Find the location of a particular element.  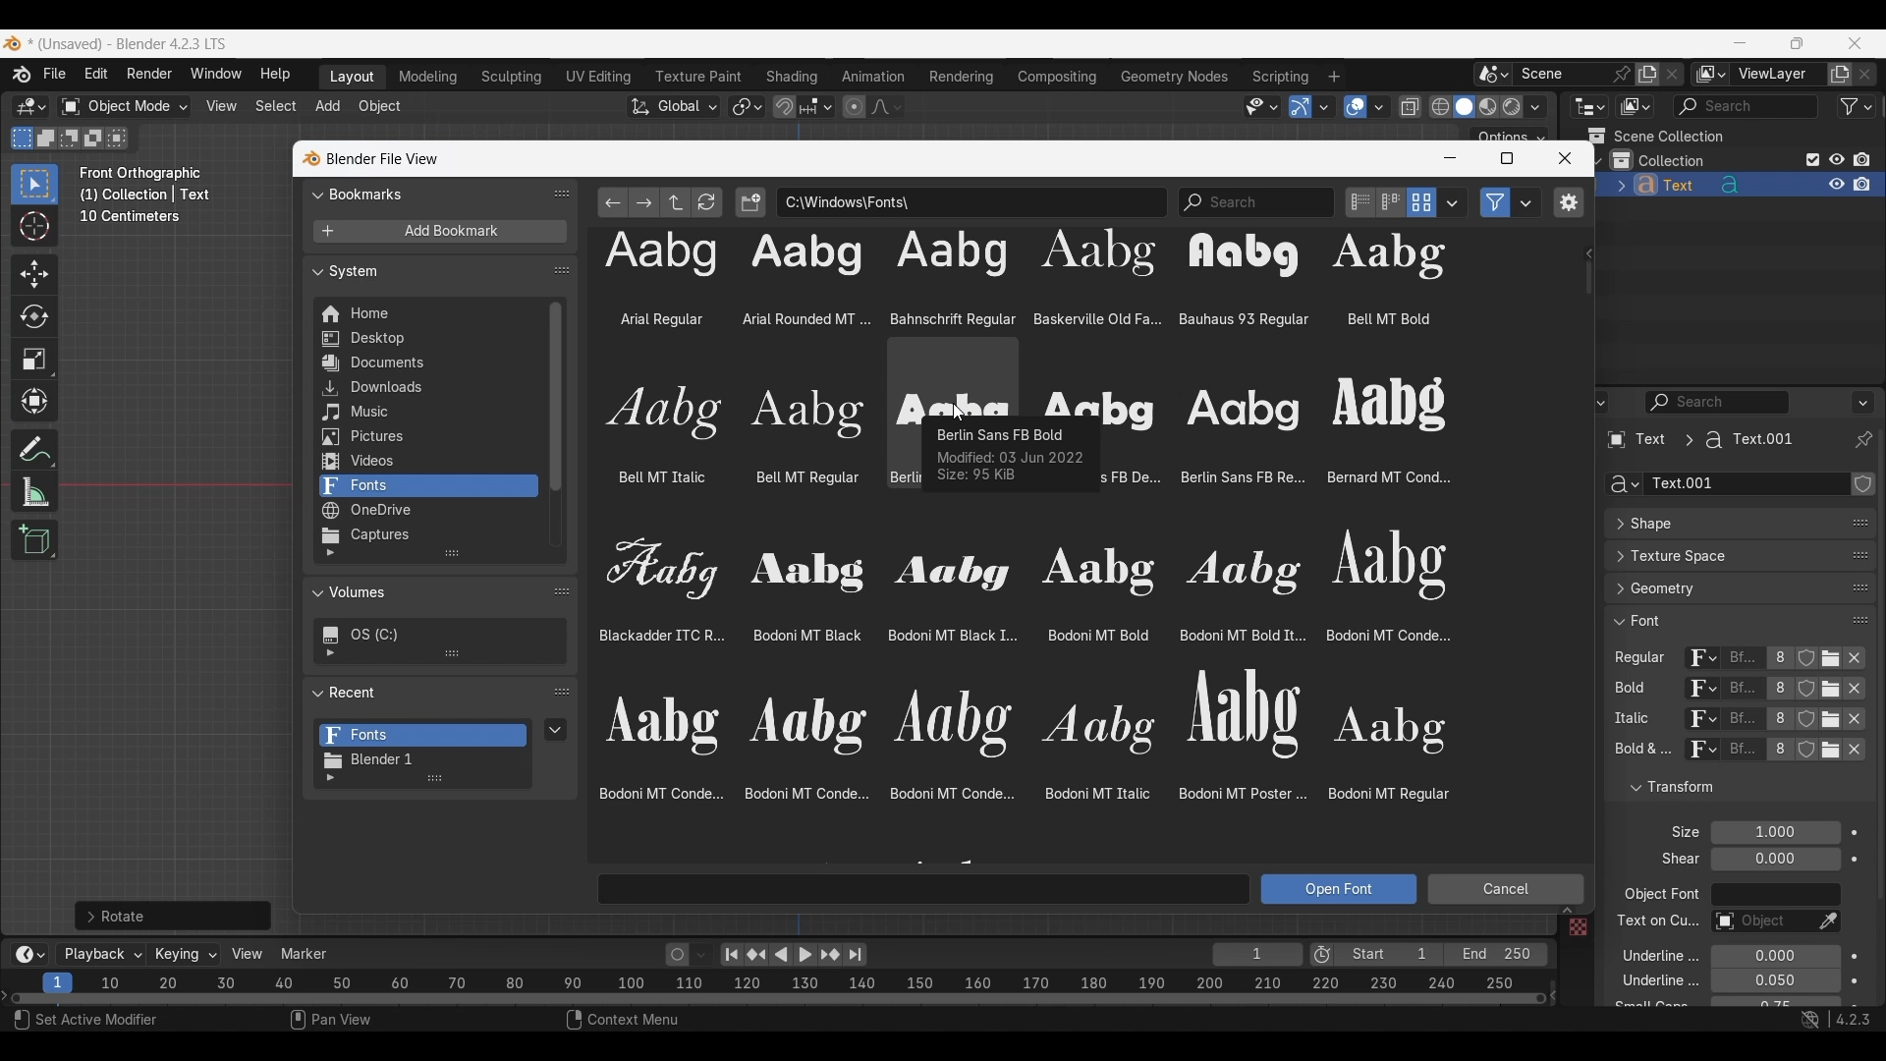

Select editor type/3D Viewport, current selection is located at coordinates (31, 106).